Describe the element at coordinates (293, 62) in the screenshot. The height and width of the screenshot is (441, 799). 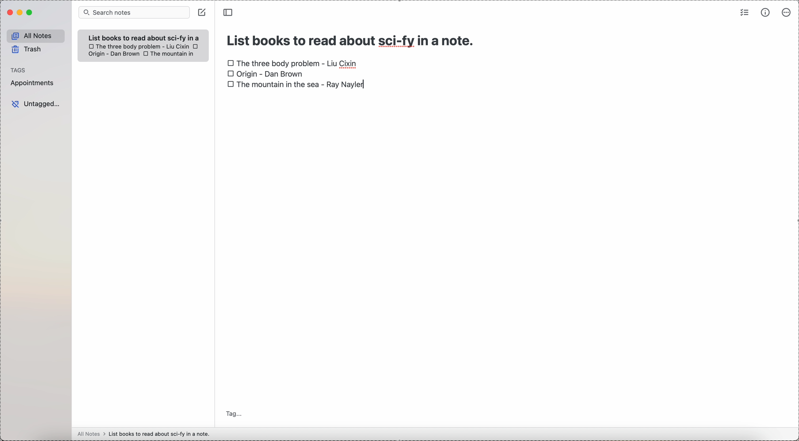
I see `checkbox The Three body problem - Liu Cixin book` at that location.